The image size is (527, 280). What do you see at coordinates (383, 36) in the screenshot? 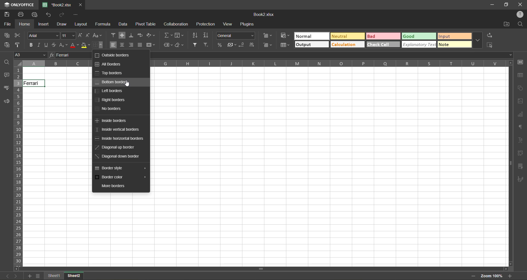
I see `bad` at bounding box center [383, 36].